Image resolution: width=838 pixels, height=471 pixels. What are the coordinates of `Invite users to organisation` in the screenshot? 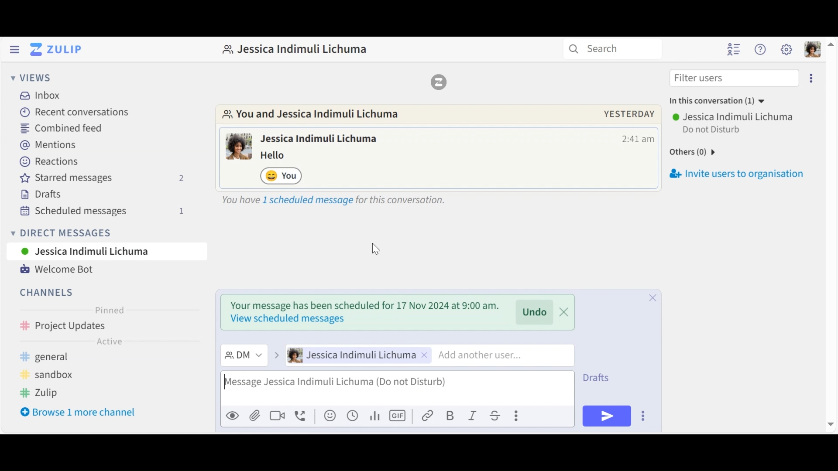 It's located at (739, 172).